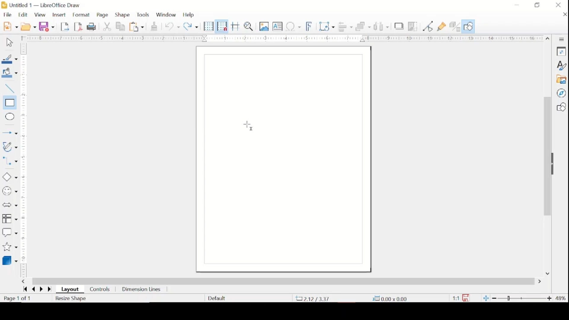 This screenshot has width=569, height=320. I want to click on gallery, so click(561, 79).